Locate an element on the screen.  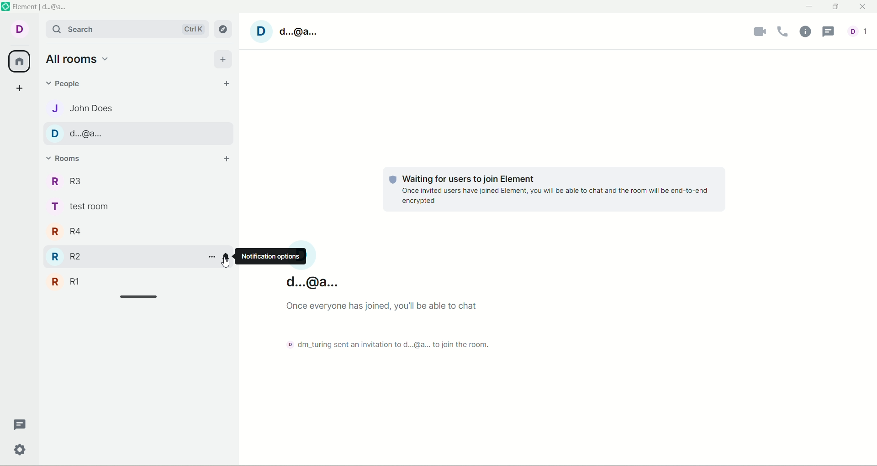
account is located at coordinates (19, 32).